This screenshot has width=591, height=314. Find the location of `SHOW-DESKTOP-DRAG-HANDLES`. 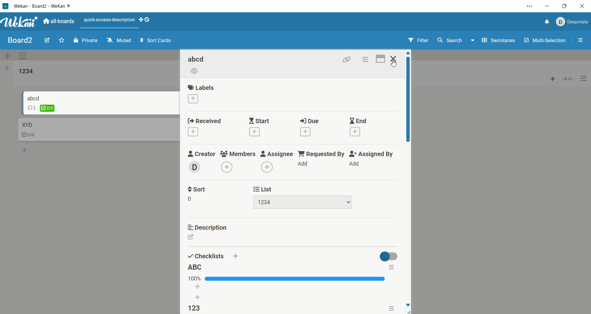

SHOW-DESKTOP-DRAG-HANDLES is located at coordinates (145, 20).